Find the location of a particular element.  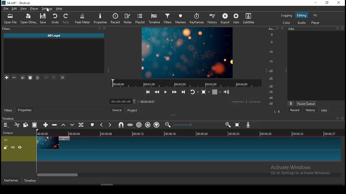

next marker is located at coordinates (109, 125).